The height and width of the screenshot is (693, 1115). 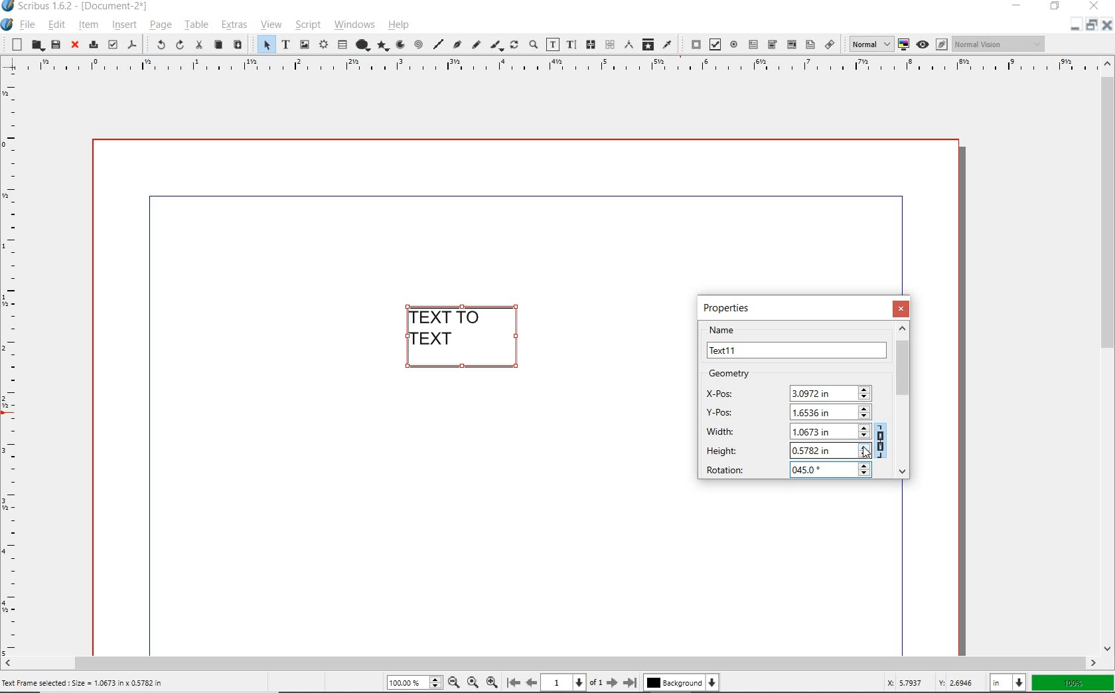 What do you see at coordinates (457, 682) in the screenshot?
I see `zoom out` at bounding box center [457, 682].